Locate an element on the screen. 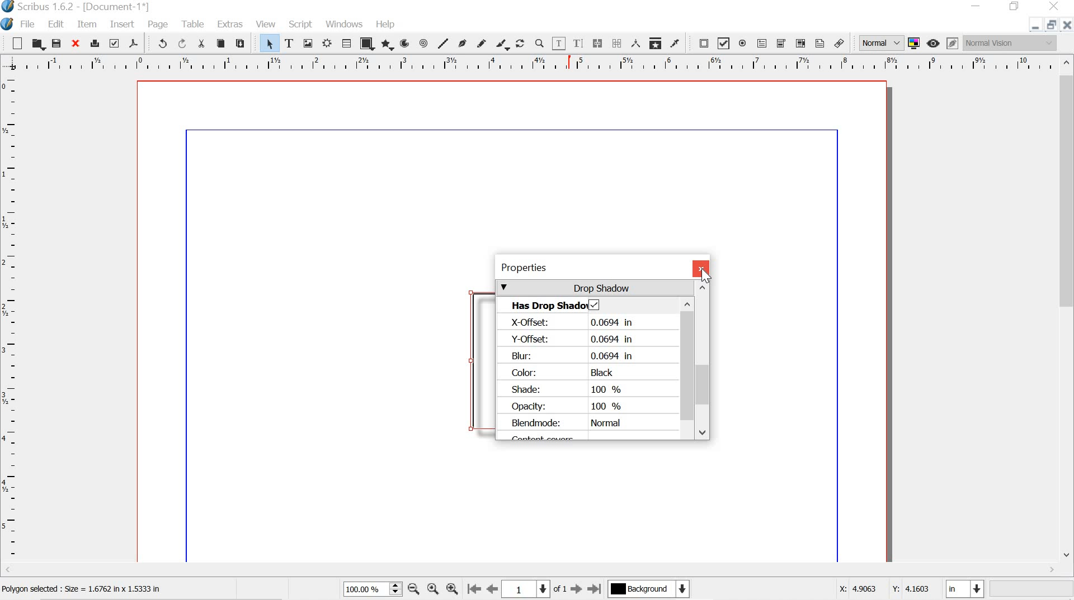  PREVIEW MODE is located at coordinates (934, 43).